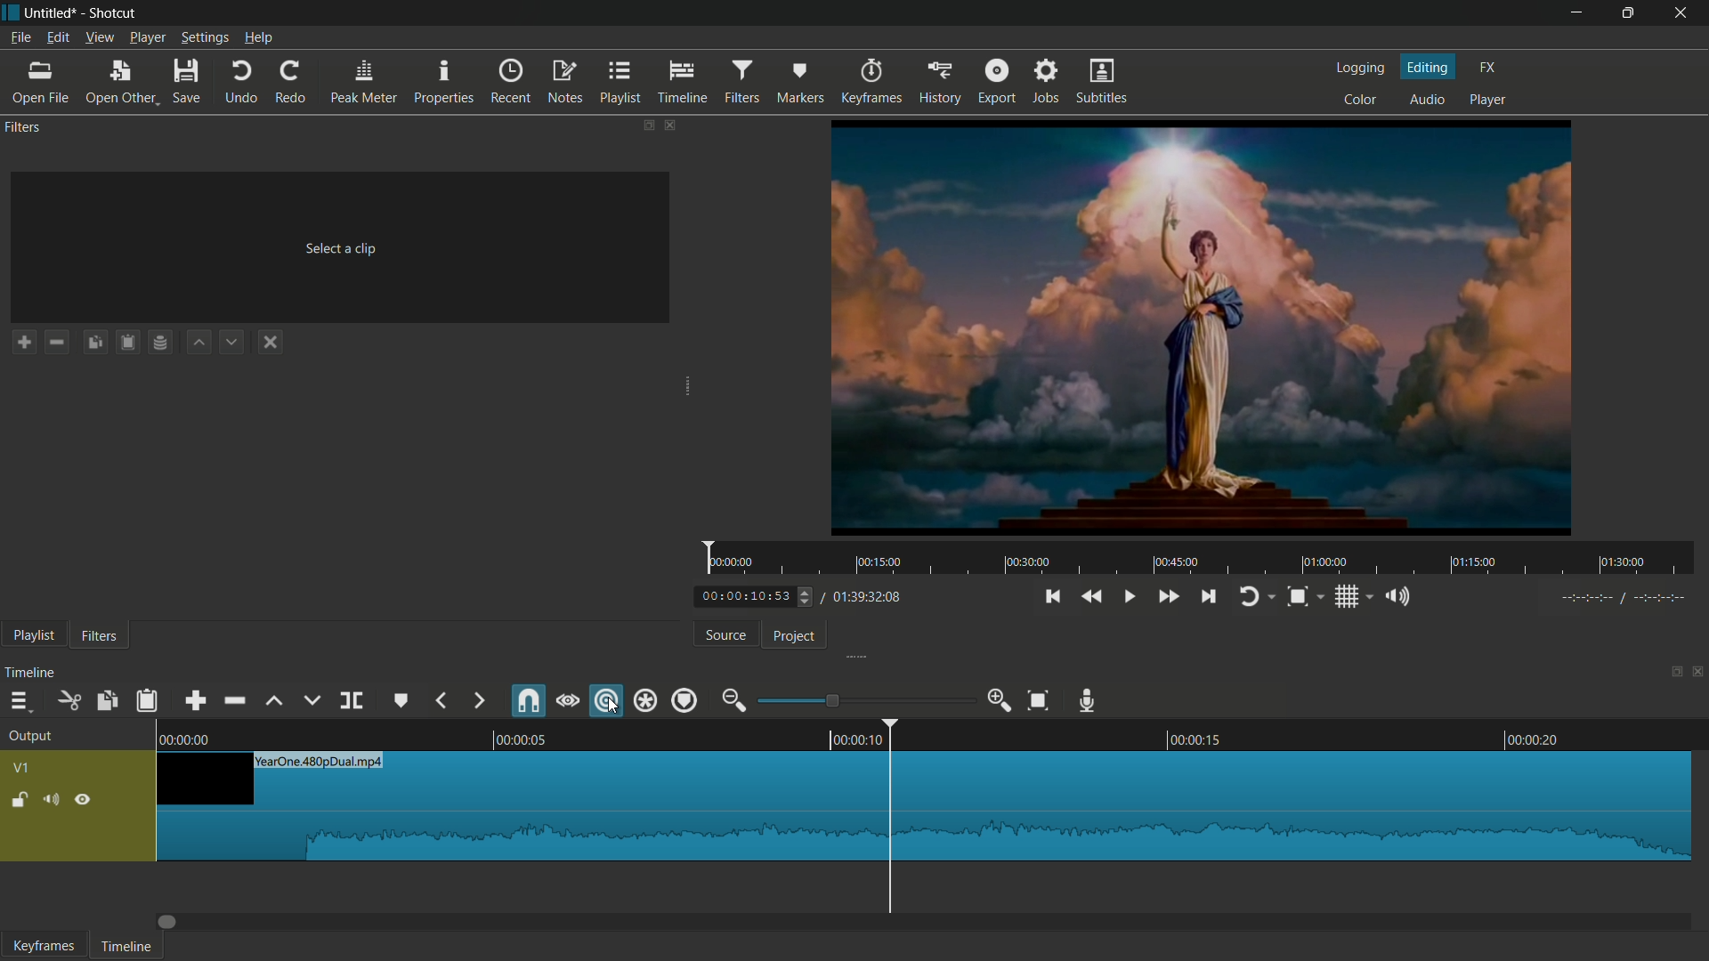  I want to click on keyframes, so click(41, 945).